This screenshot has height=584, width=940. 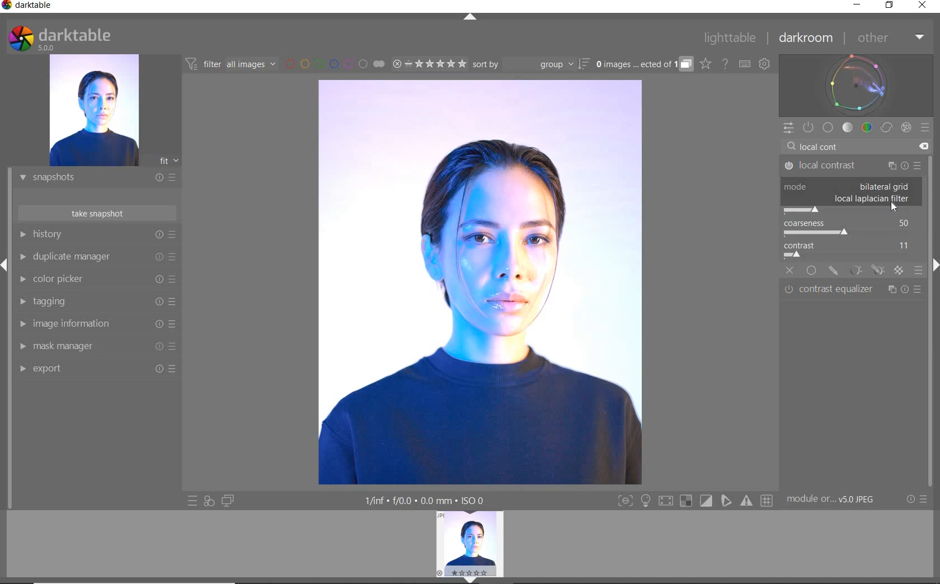 I want to click on COLOR PICKER, so click(x=95, y=280).